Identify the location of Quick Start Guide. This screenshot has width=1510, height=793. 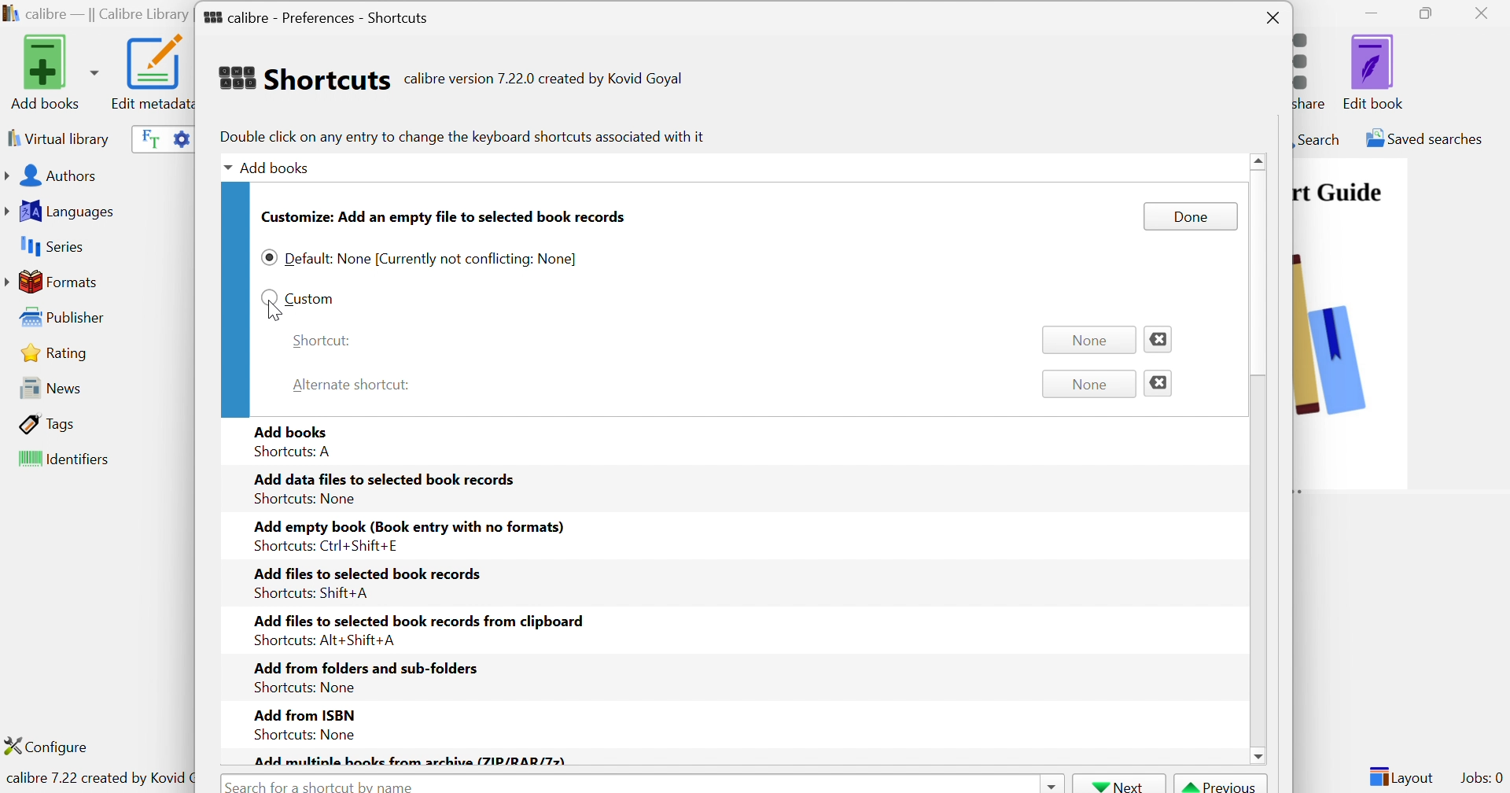
(1338, 192).